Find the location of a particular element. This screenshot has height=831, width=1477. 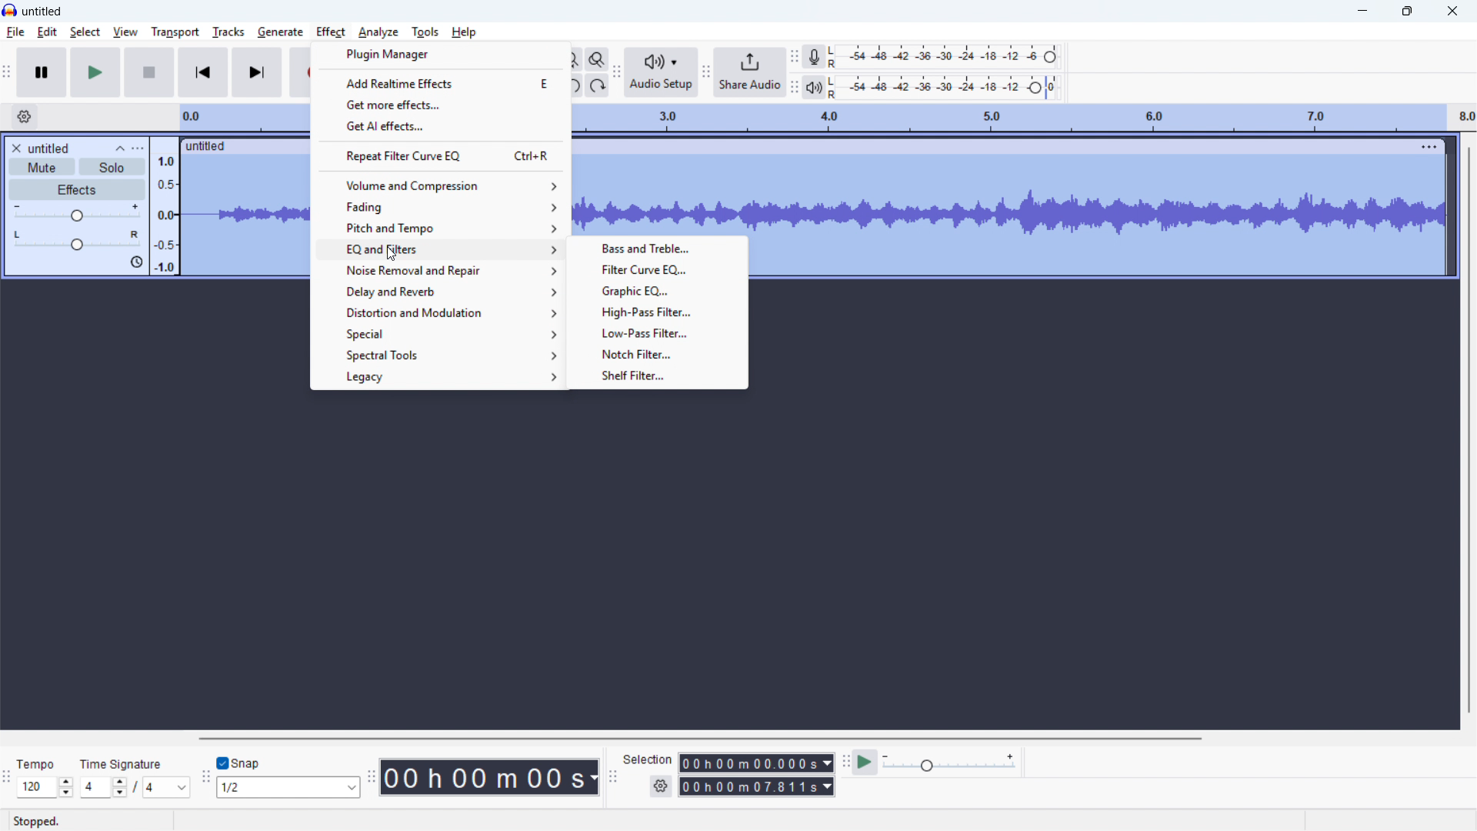

Vertical scroll bar  is located at coordinates (1469, 430).